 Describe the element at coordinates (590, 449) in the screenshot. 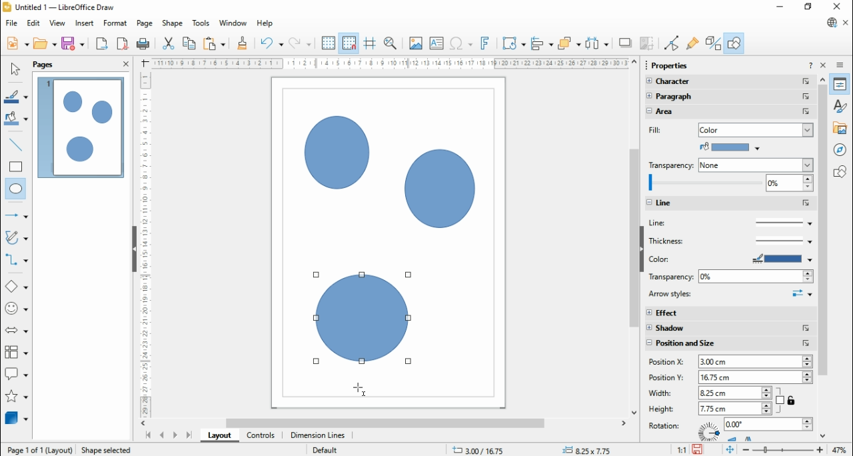

I see `+= 0,00x 0.00` at that location.